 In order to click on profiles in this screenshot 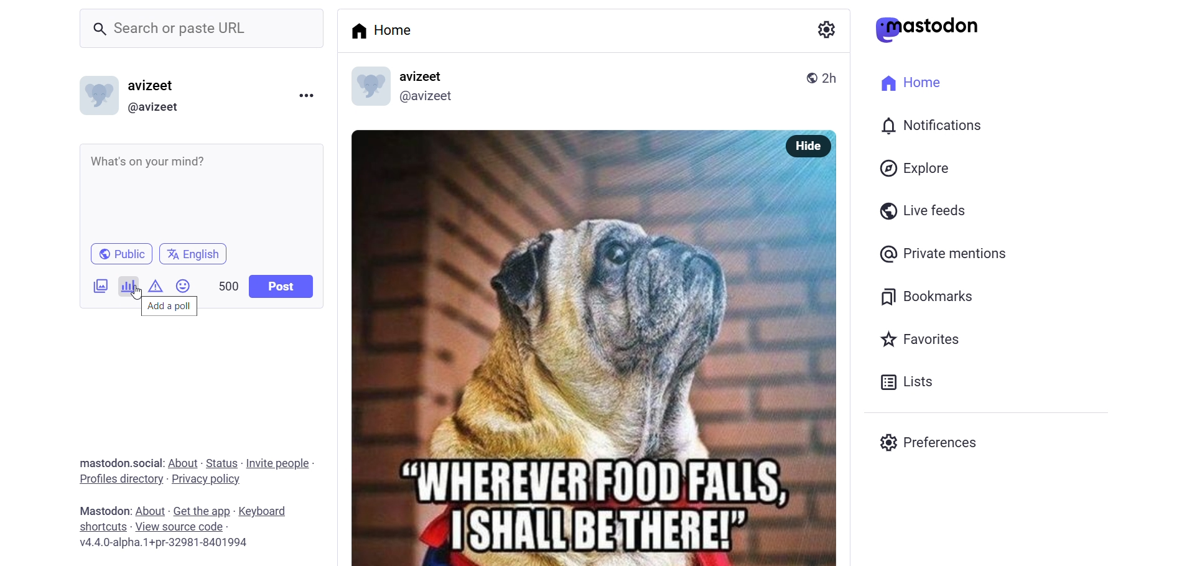, I will do `click(120, 478)`.